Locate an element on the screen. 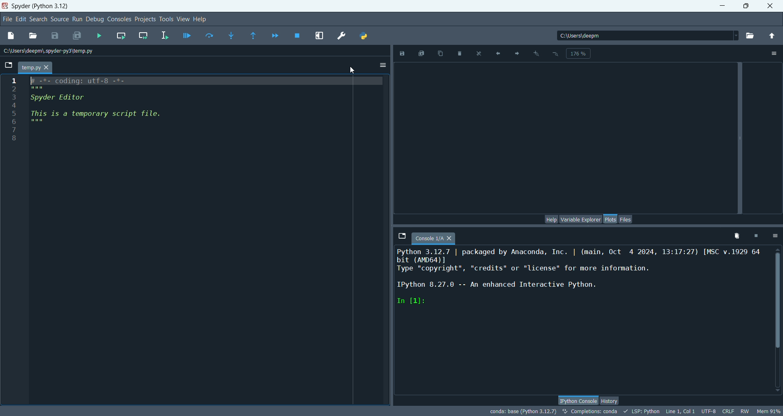 The width and height of the screenshot is (783, 416). copy  is located at coordinates (442, 53).